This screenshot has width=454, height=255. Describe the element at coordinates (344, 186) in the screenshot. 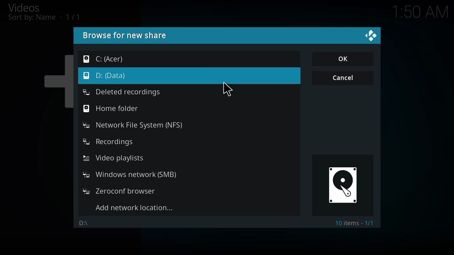

I see `drive` at that location.